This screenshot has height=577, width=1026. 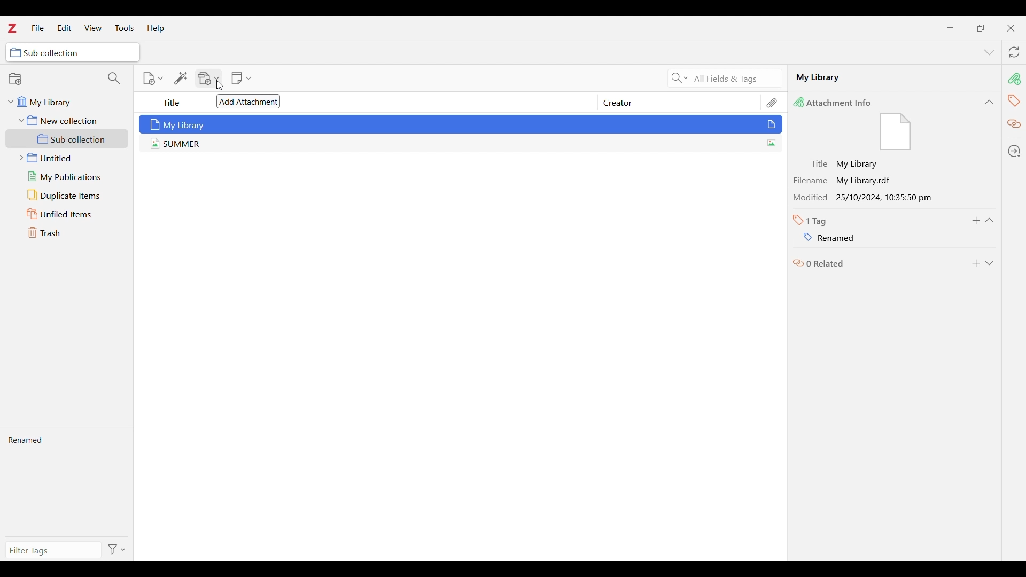 I want to click on View menu, so click(x=92, y=28).